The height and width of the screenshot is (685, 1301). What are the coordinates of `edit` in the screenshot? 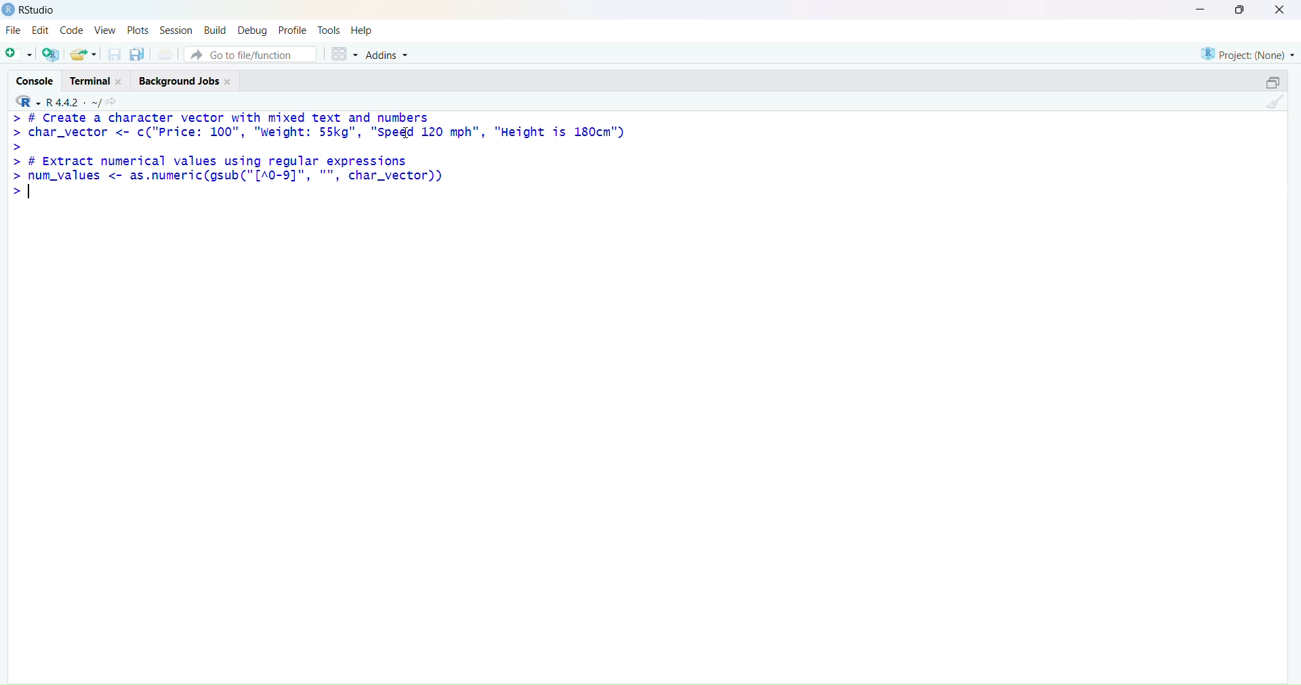 It's located at (42, 30).